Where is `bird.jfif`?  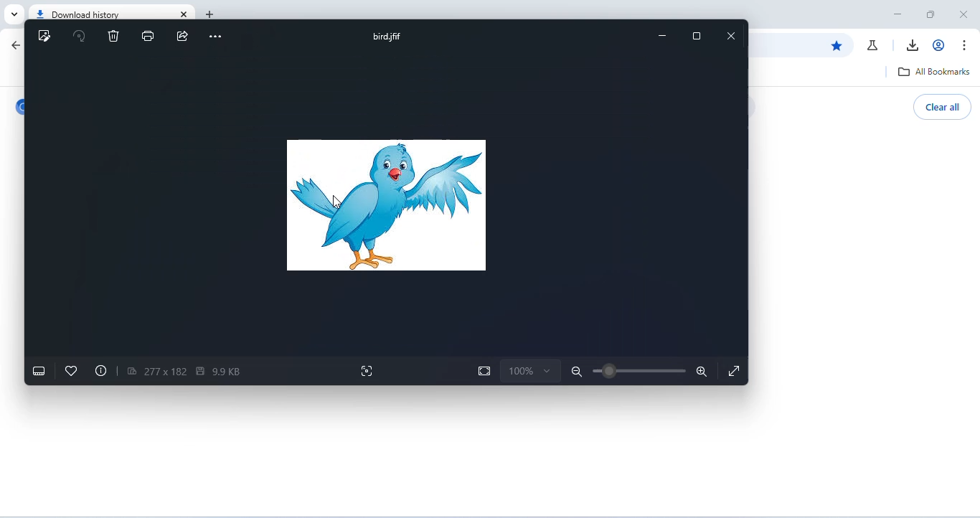 bird.jfif is located at coordinates (390, 37).